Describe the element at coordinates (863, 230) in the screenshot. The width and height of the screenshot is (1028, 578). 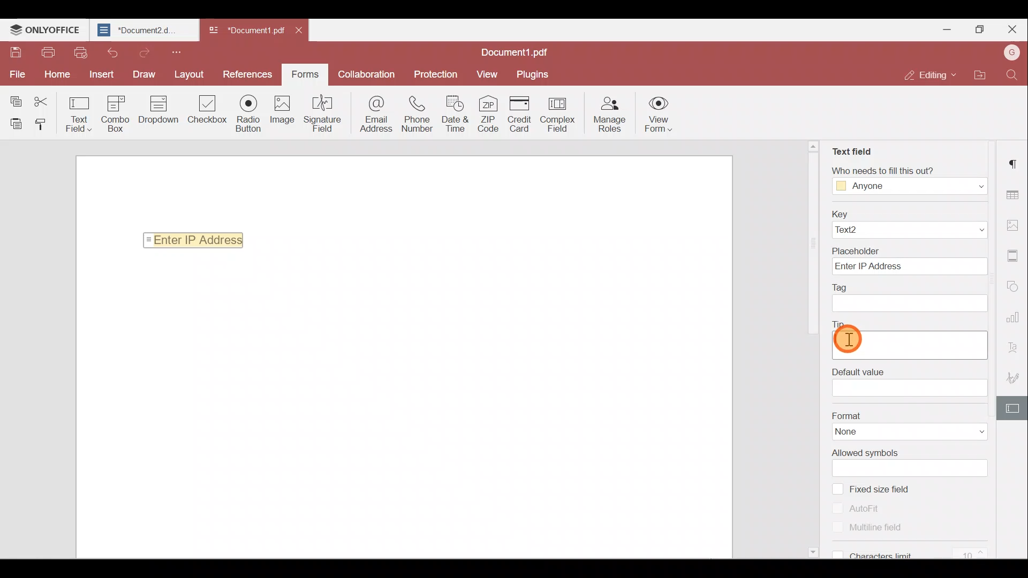
I see `Text2` at that location.